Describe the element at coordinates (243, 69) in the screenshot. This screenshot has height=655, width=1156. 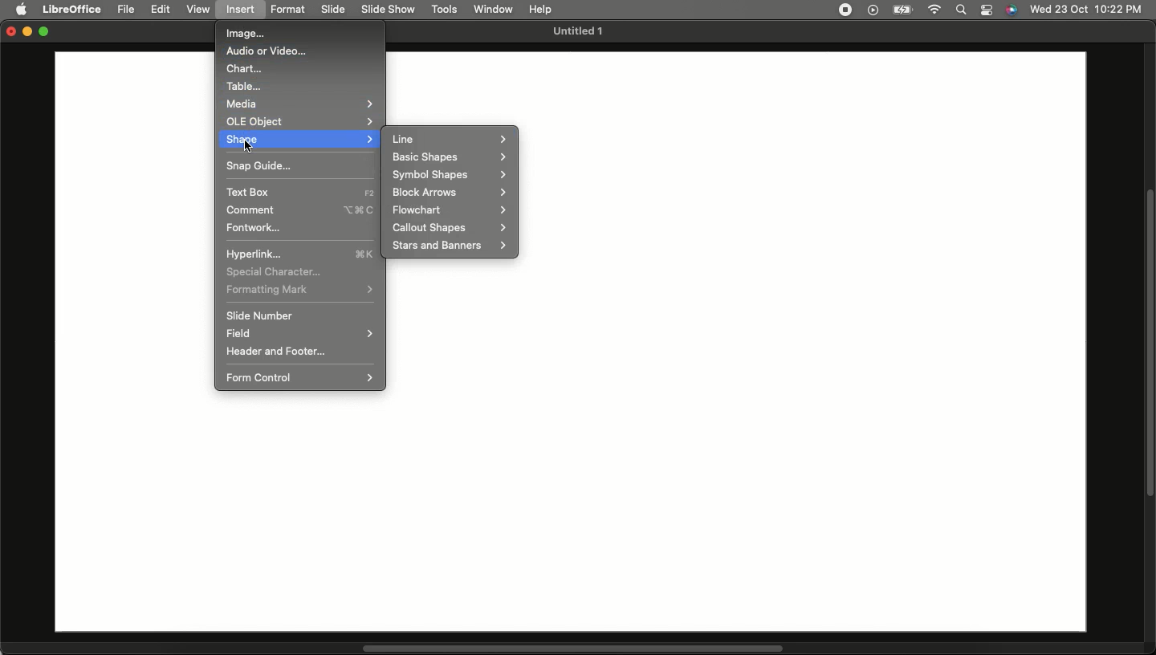
I see `Chart` at that location.